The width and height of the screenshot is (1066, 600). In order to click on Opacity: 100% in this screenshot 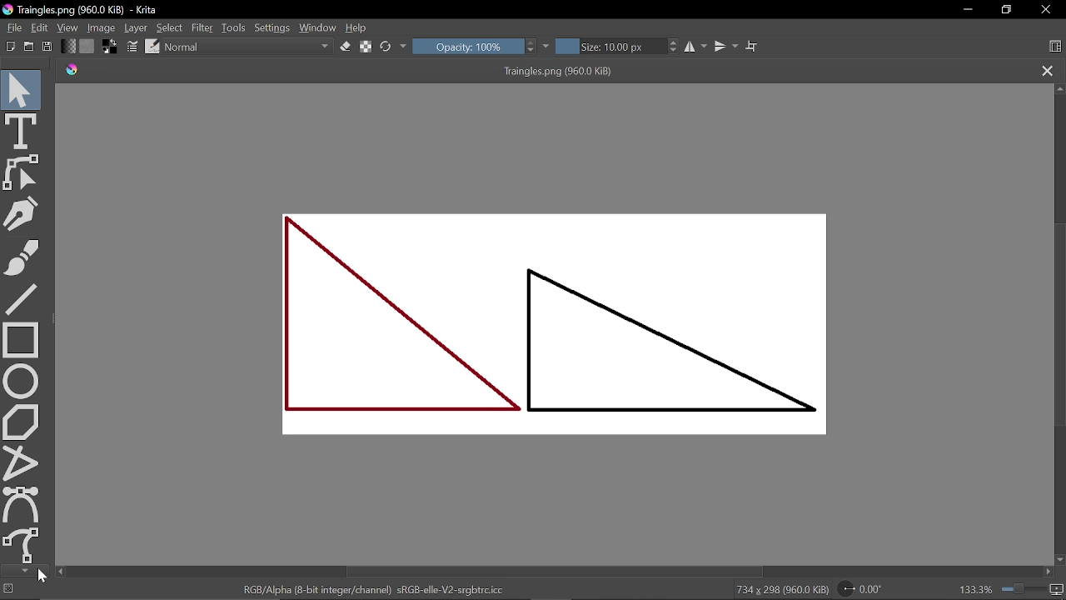, I will do `click(475, 47)`.